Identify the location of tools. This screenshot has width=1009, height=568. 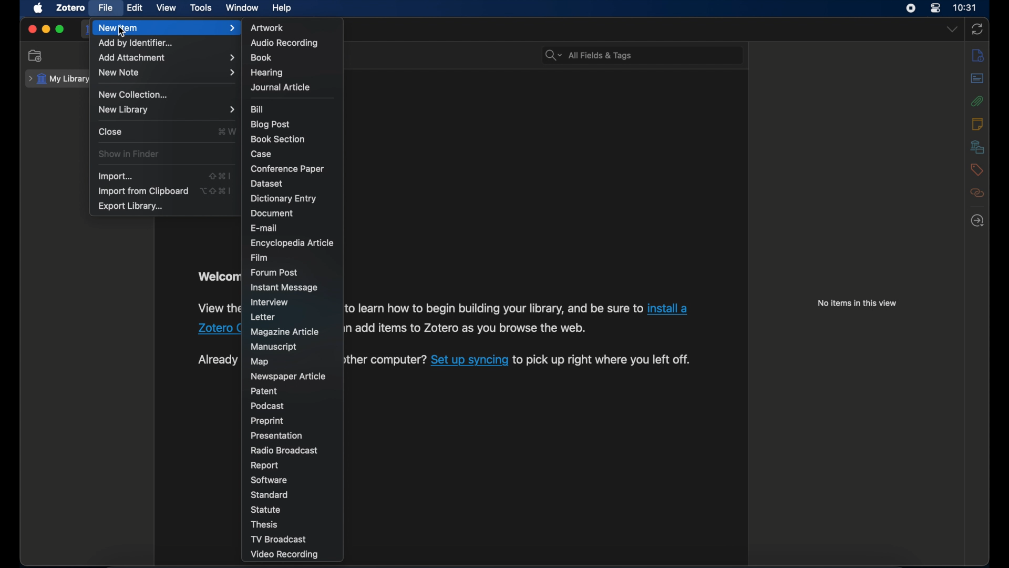
(201, 8).